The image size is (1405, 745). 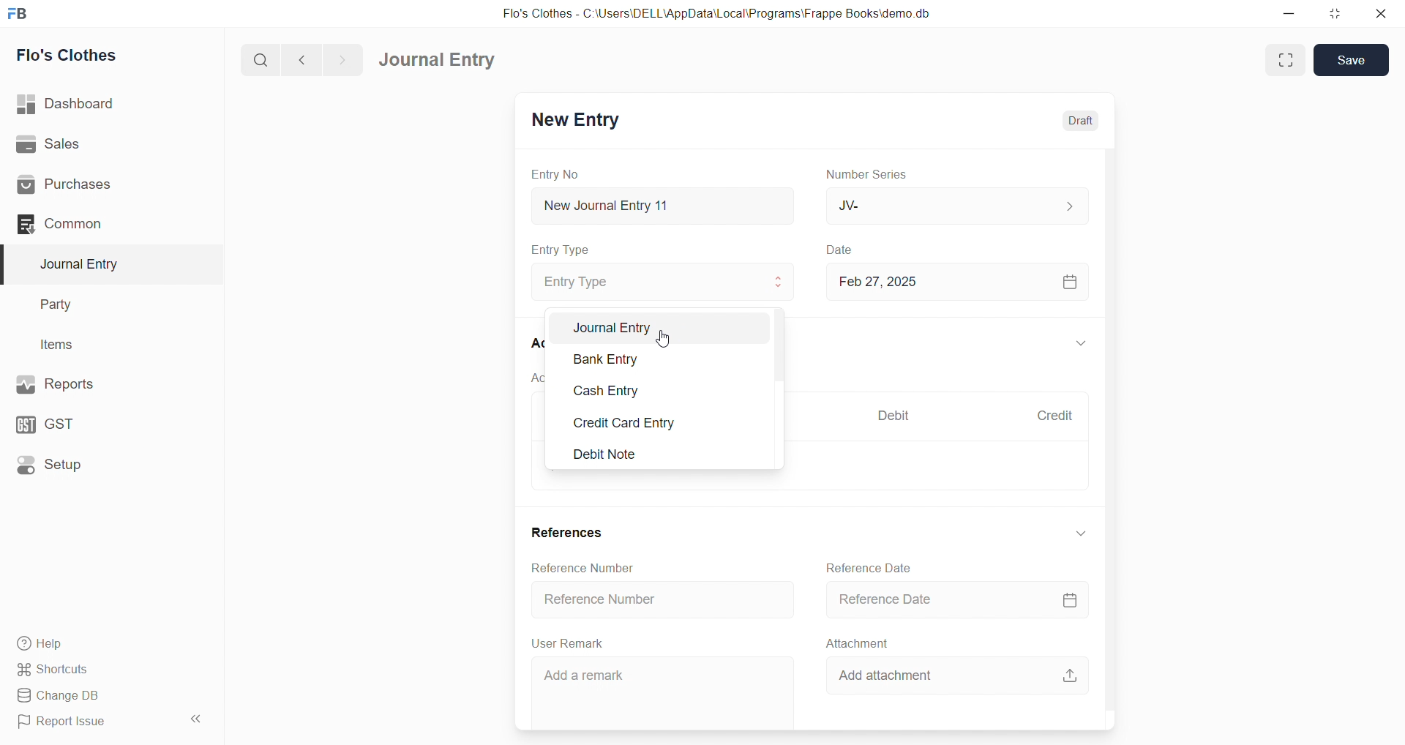 What do you see at coordinates (91, 645) in the screenshot?
I see `Help` at bounding box center [91, 645].